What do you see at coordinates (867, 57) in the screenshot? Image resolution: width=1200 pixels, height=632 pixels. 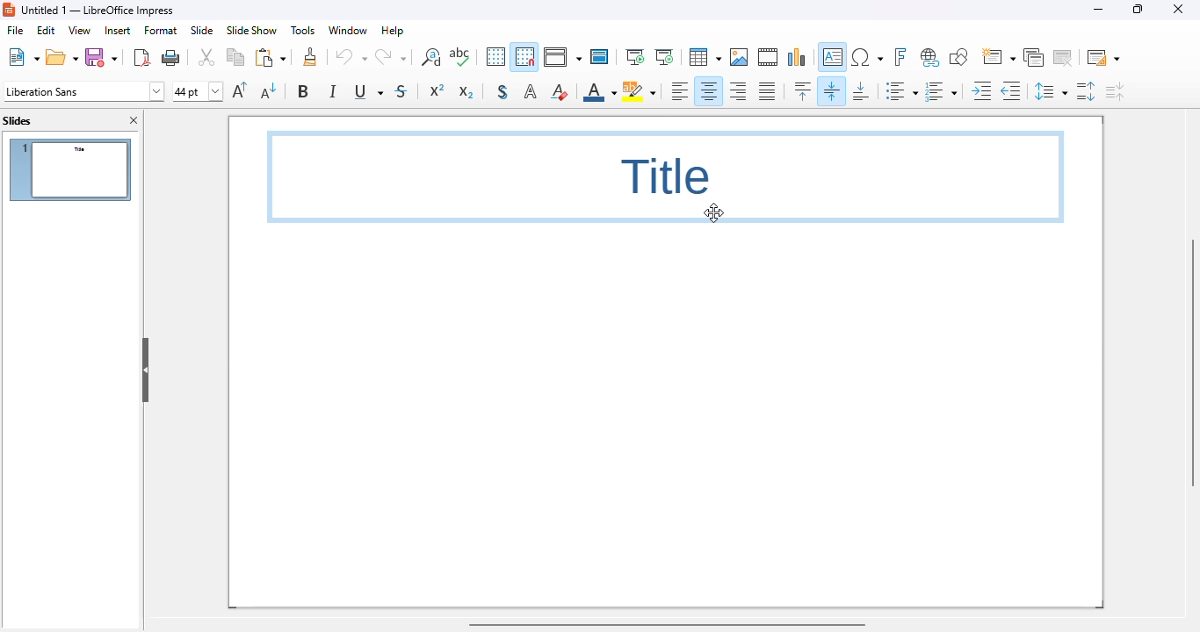 I see `insert special characters` at bounding box center [867, 57].